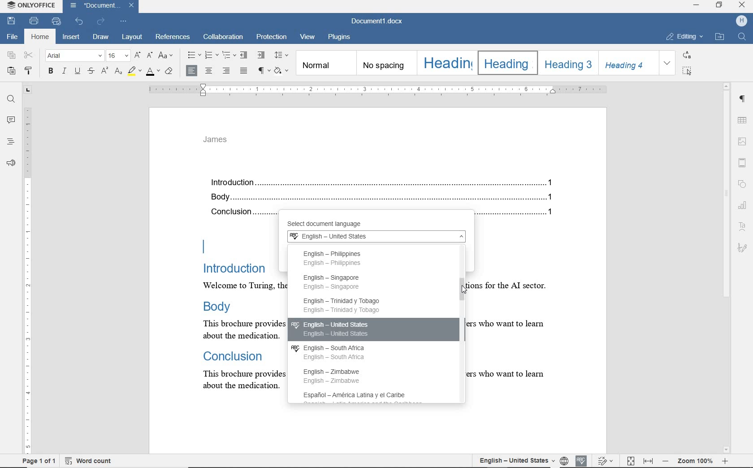  I want to click on word count, so click(93, 460).